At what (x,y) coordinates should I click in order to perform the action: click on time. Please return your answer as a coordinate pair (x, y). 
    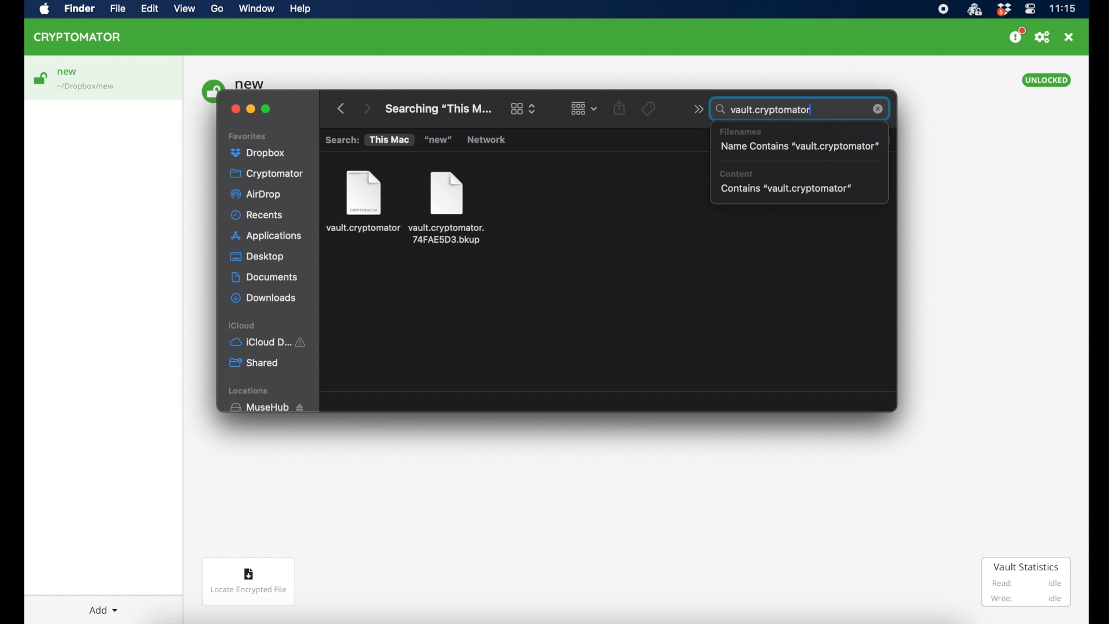
    Looking at the image, I should click on (1062, 8).